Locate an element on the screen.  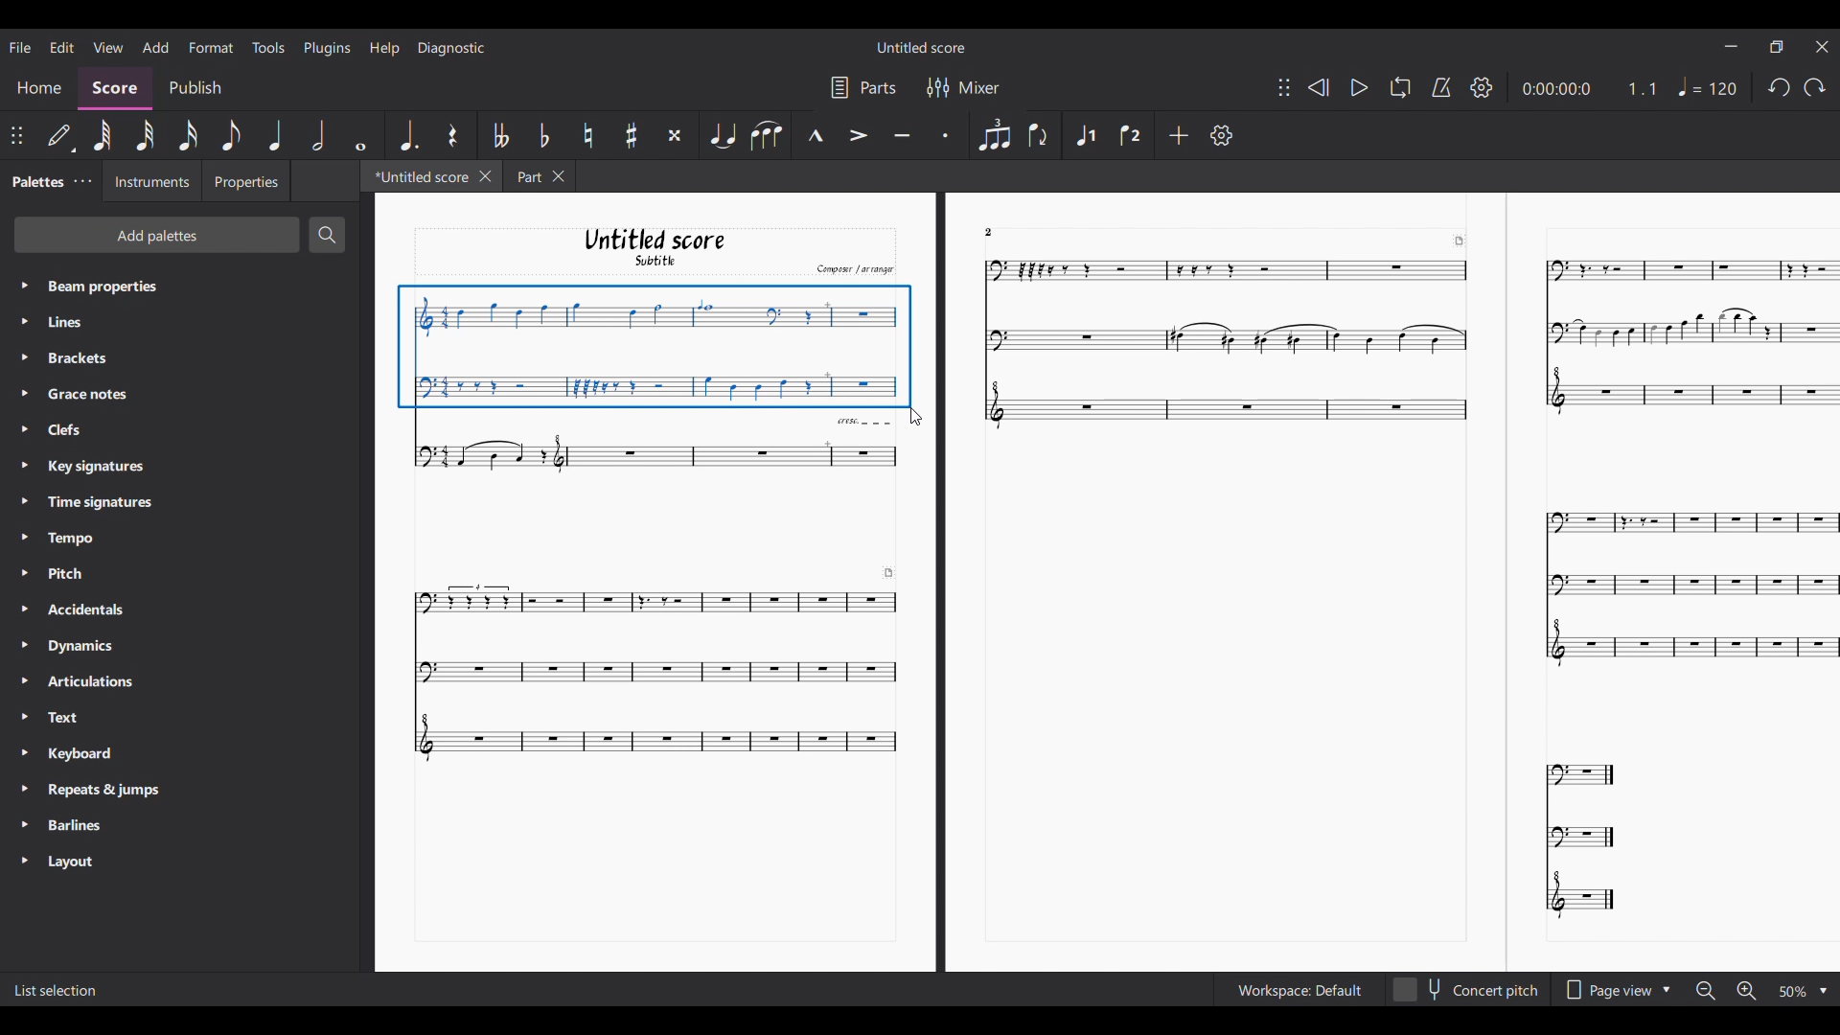
View  is located at coordinates (108, 47).